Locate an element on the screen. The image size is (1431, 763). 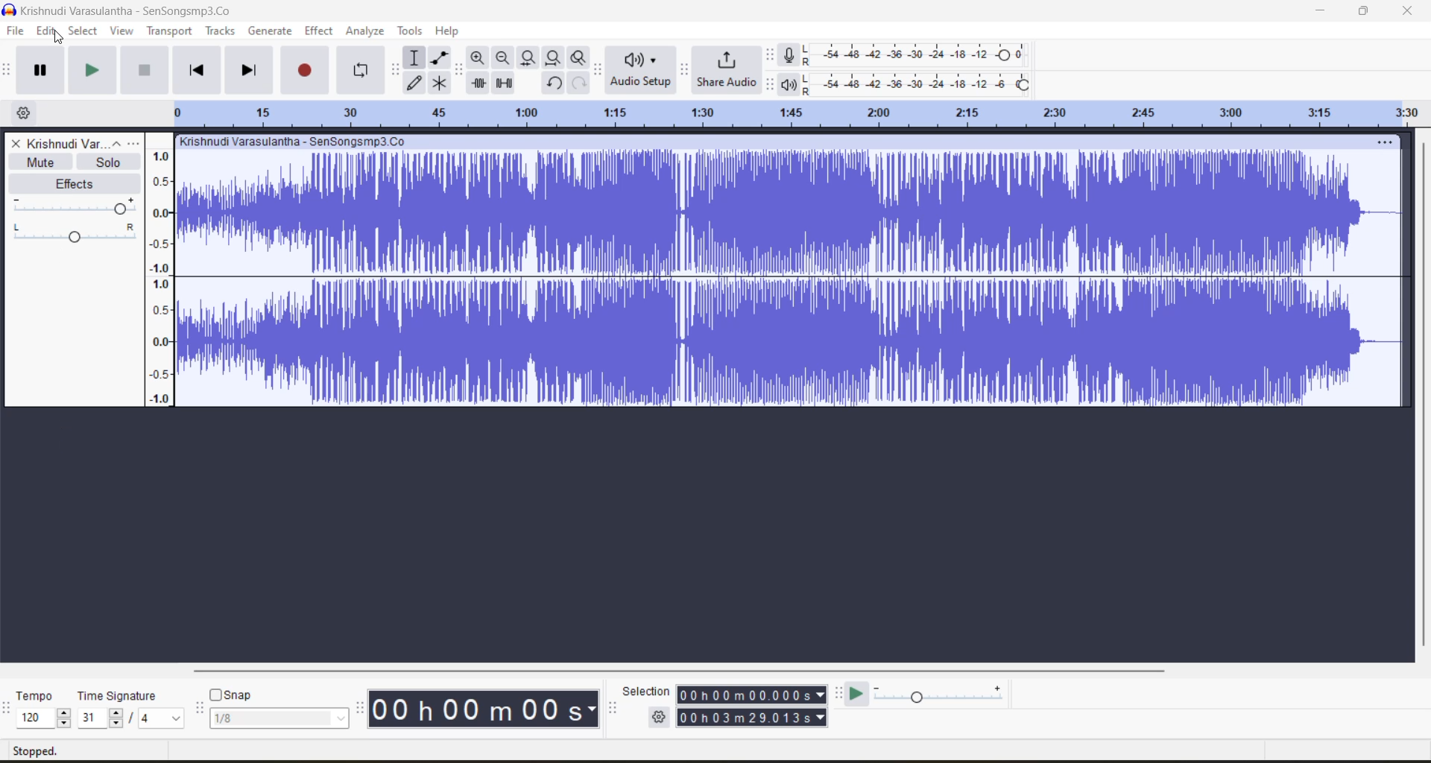
Scale to measure audio is located at coordinates (161, 269).